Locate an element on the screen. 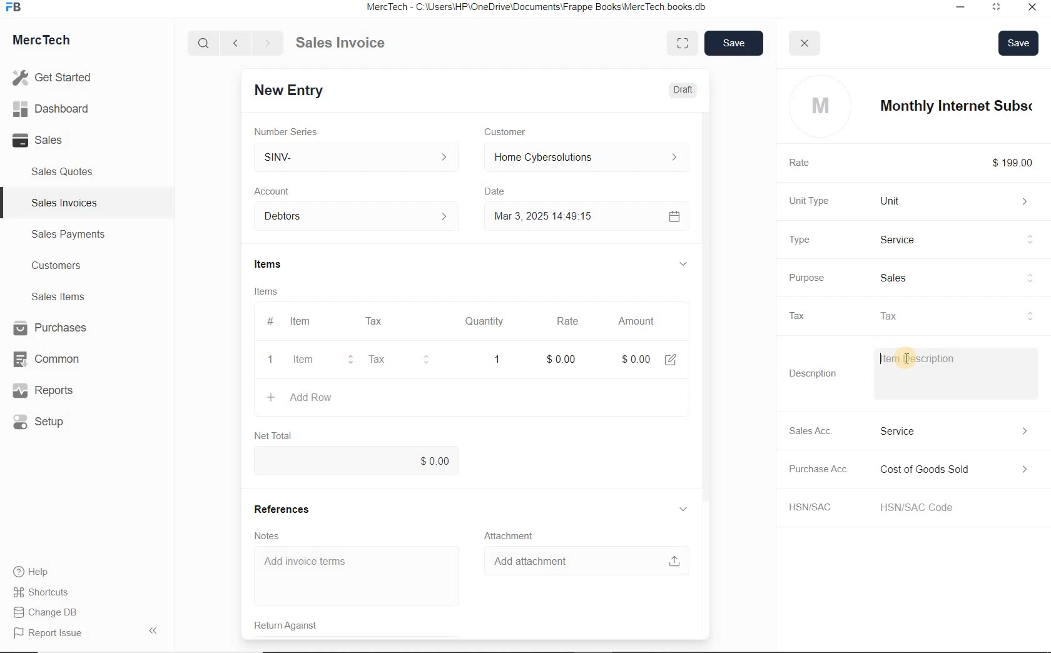 Image resolution: width=1051 pixels, height=653 pixels. Common is located at coordinates (52, 358).